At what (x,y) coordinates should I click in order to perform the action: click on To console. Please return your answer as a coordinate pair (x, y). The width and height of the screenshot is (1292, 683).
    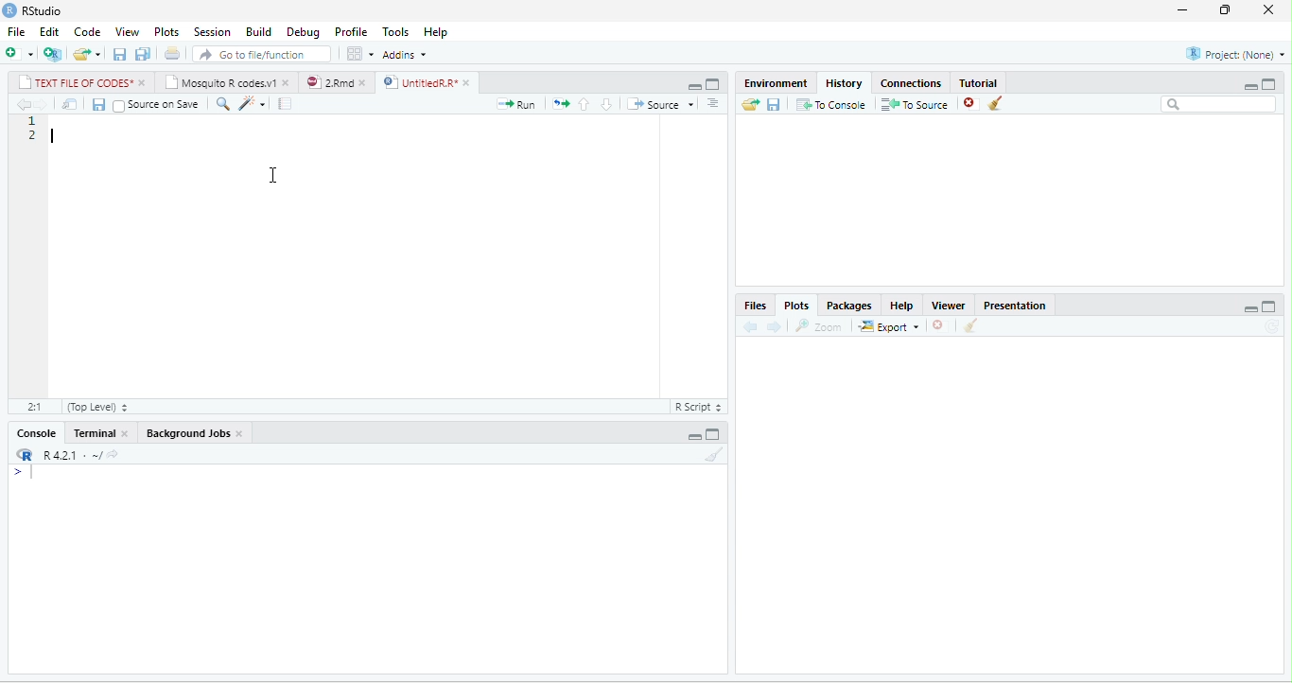
    Looking at the image, I should click on (831, 104).